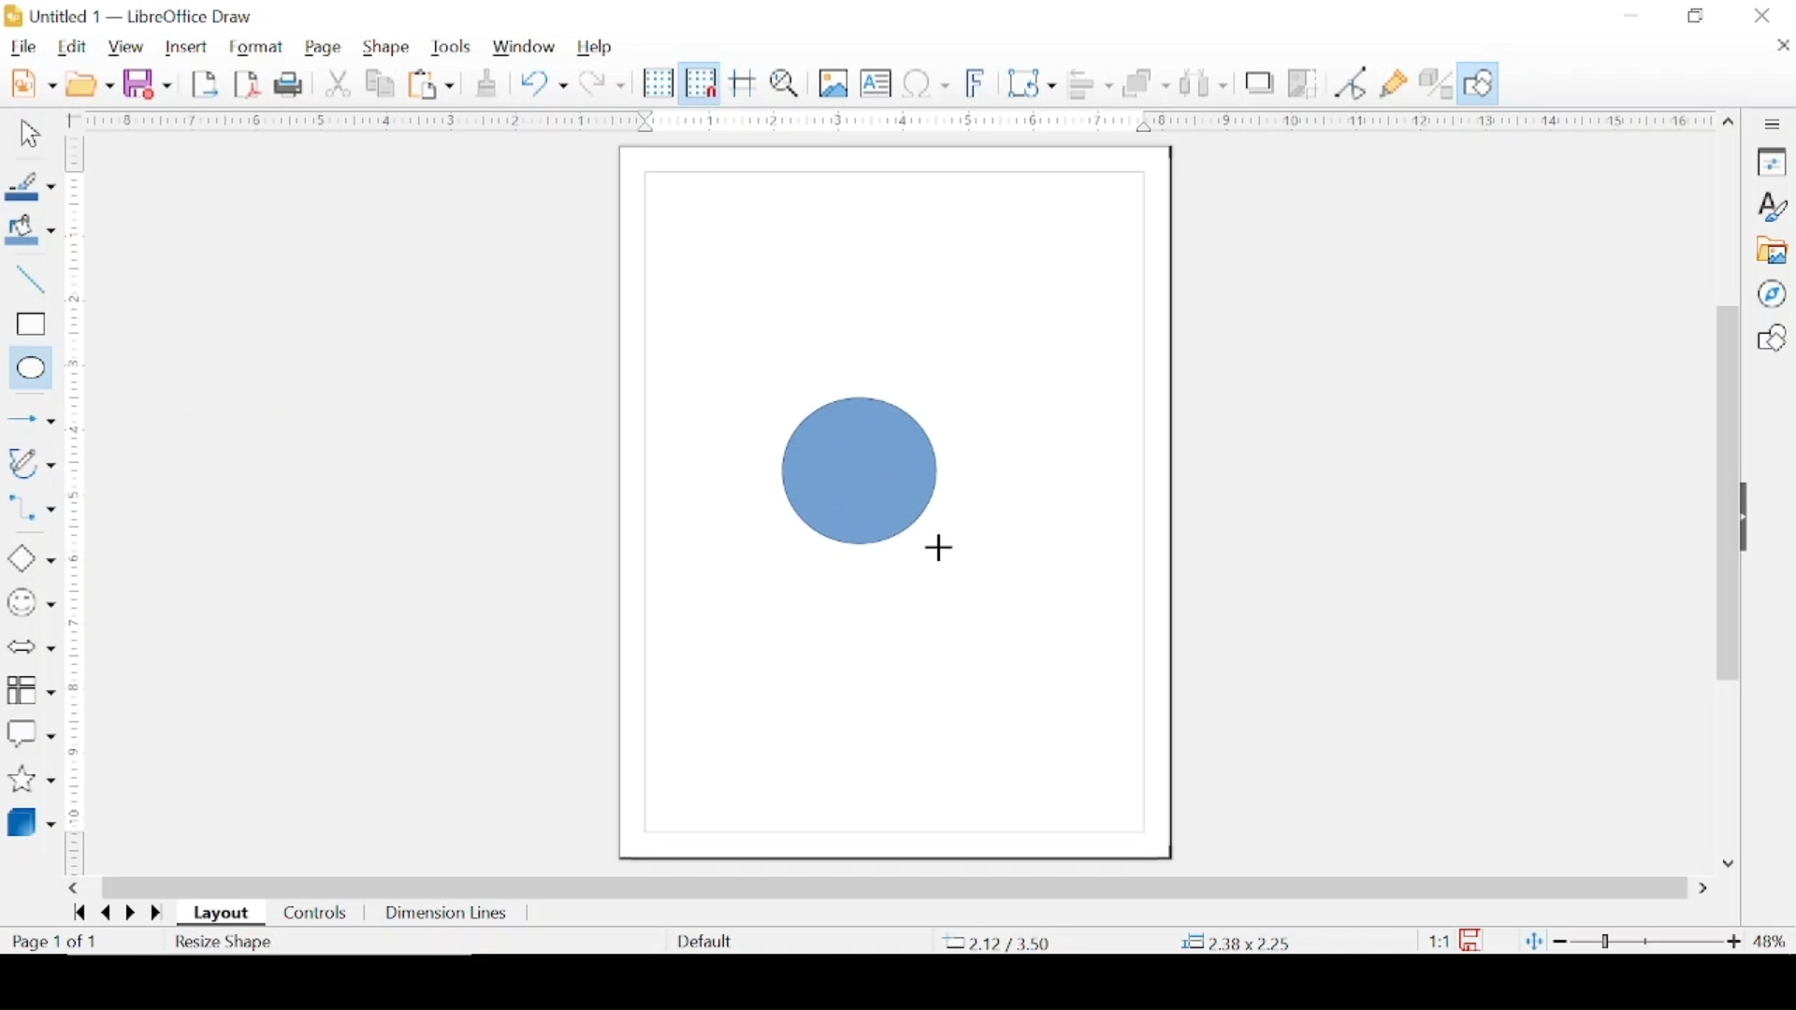 This screenshot has width=1796, height=1010. I want to click on copy, so click(382, 83).